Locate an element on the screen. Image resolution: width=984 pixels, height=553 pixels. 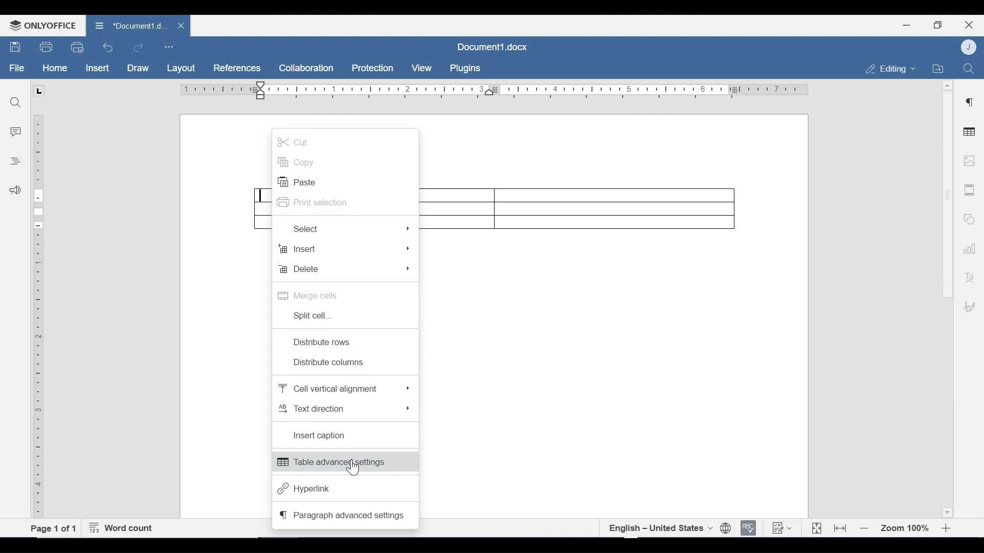
Cut is located at coordinates (294, 141).